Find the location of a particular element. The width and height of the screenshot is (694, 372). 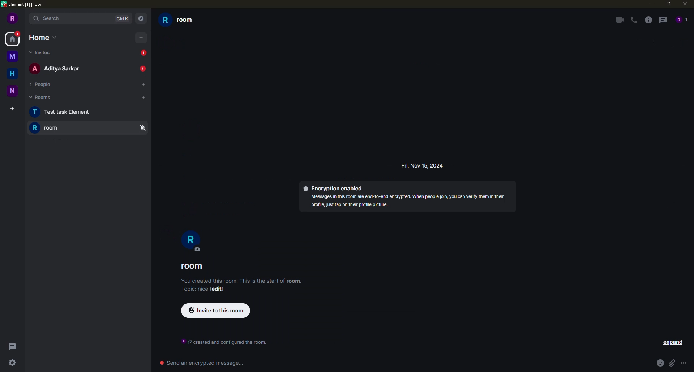

myspace is located at coordinates (13, 56).